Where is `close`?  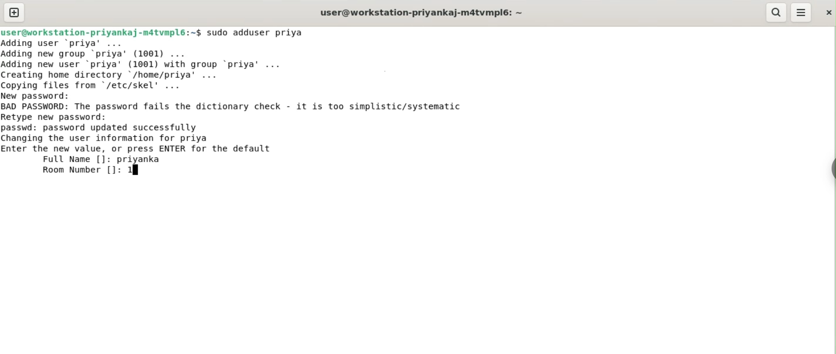
close is located at coordinates (828, 10).